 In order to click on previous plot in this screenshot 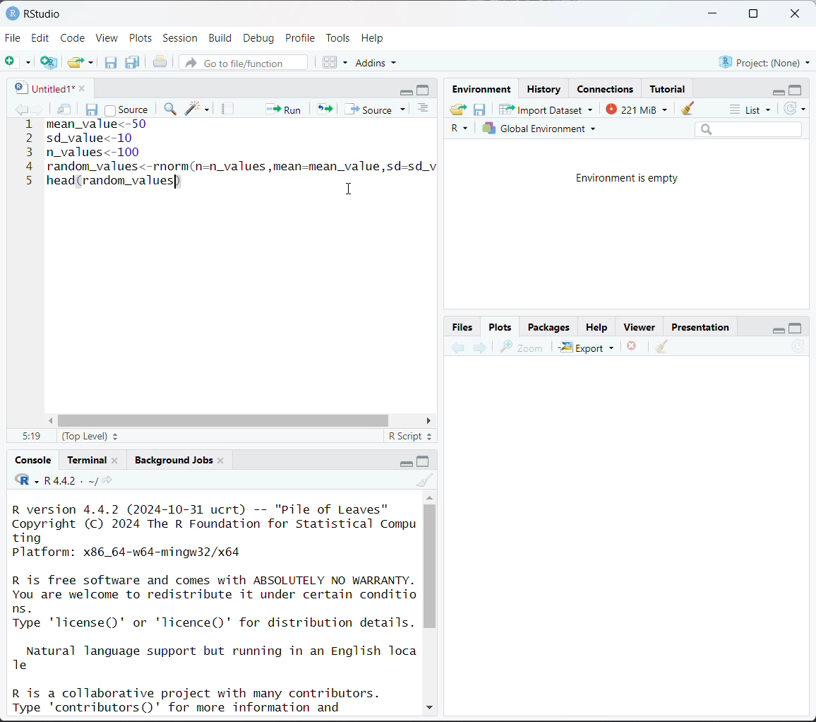, I will do `click(458, 348)`.